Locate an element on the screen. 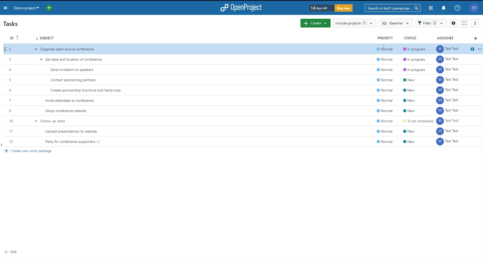 The width and height of the screenshot is (483, 260). Priority is located at coordinates (386, 38).